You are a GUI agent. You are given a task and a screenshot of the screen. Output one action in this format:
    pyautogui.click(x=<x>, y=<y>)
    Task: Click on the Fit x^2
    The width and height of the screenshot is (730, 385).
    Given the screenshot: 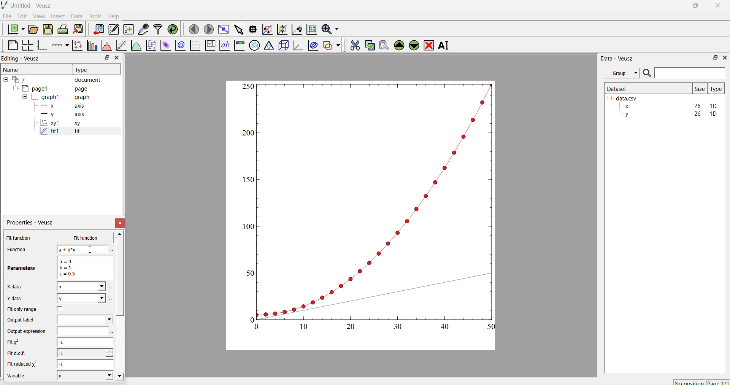 What is the action you would take?
    pyautogui.click(x=17, y=342)
    